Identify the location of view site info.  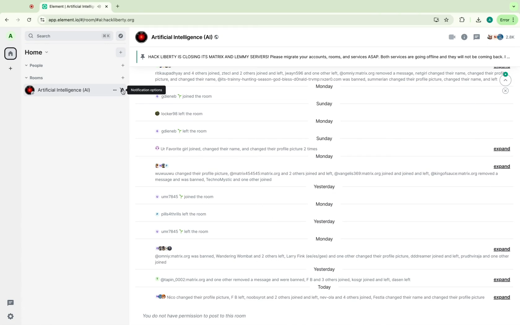
(41, 19).